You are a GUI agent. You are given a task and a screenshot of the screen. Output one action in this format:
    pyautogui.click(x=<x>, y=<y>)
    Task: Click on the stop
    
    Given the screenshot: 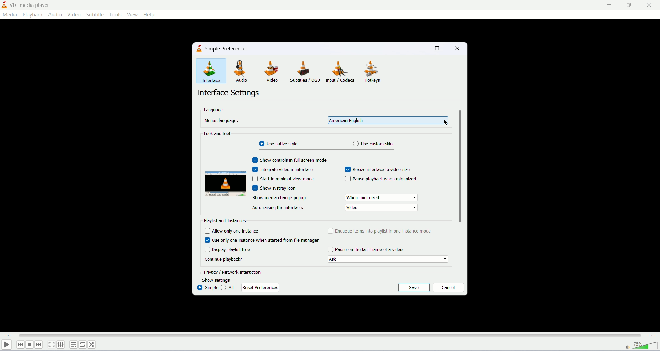 What is the action you would take?
    pyautogui.click(x=30, y=345)
    